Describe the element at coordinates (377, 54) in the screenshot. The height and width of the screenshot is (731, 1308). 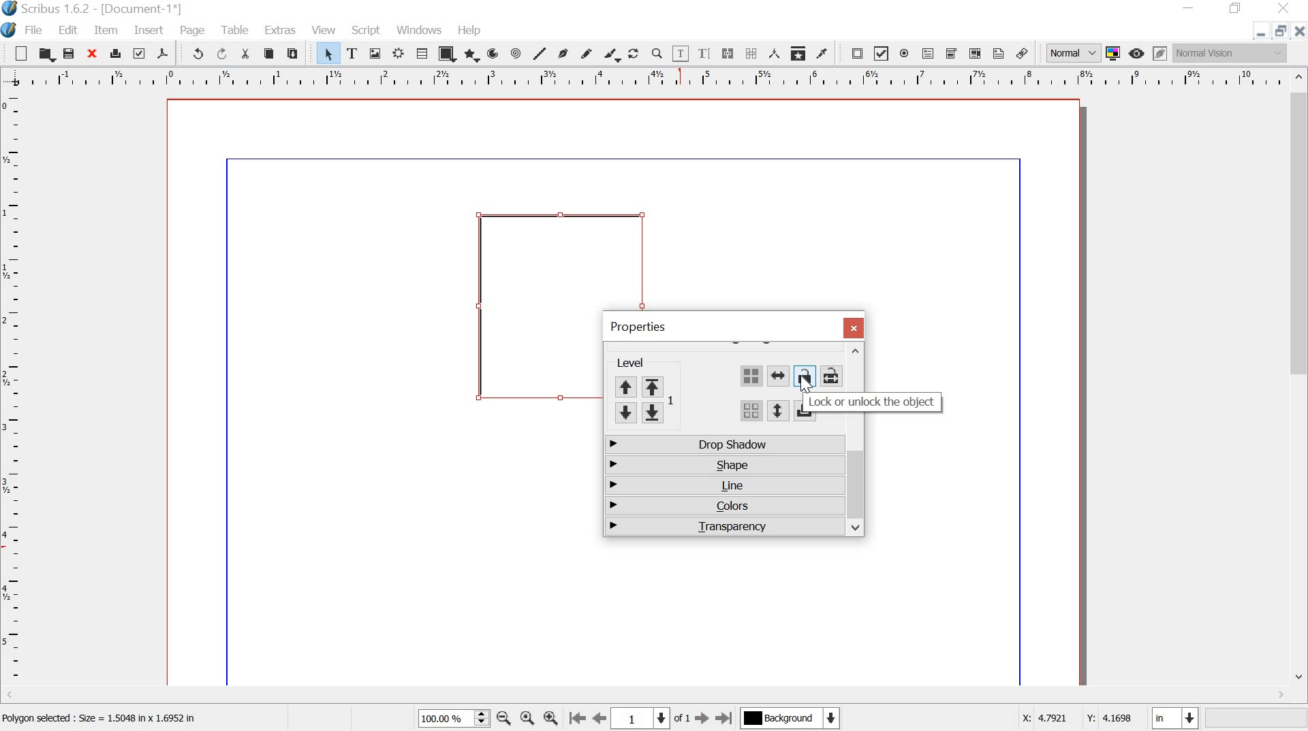
I see `image frame` at that location.